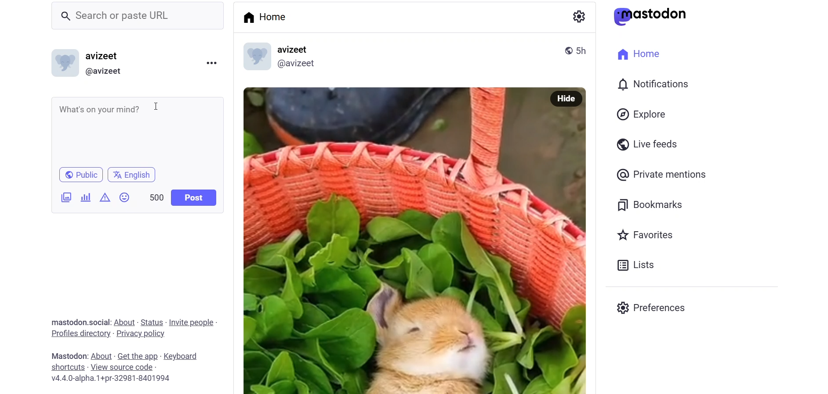  Describe the element at coordinates (642, 114) in the screenshot. I see `explore` at that location.